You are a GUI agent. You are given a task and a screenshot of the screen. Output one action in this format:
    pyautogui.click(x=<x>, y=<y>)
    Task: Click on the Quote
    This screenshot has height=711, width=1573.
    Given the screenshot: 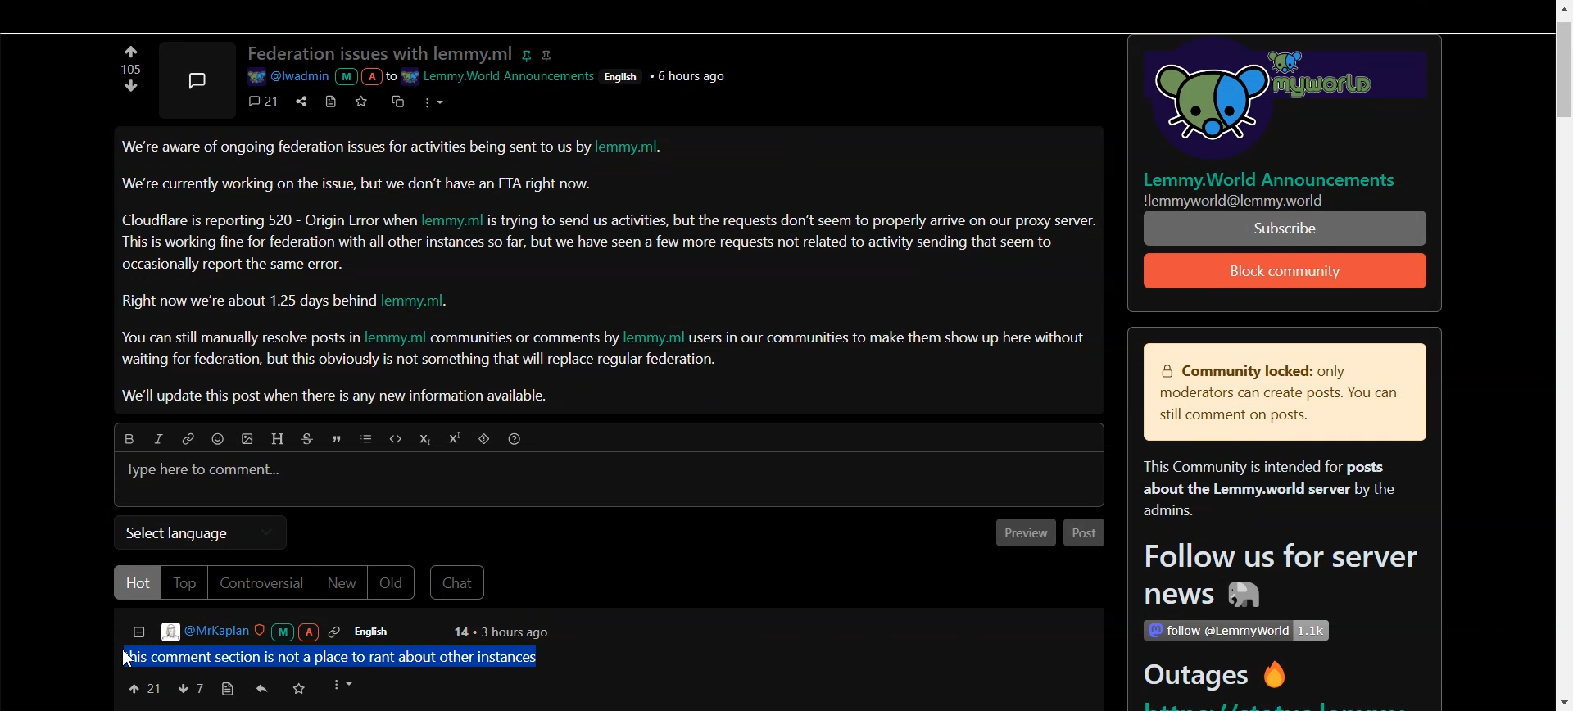 What is the action you would take?
    pyautogui.click(x=339, y=441)
    